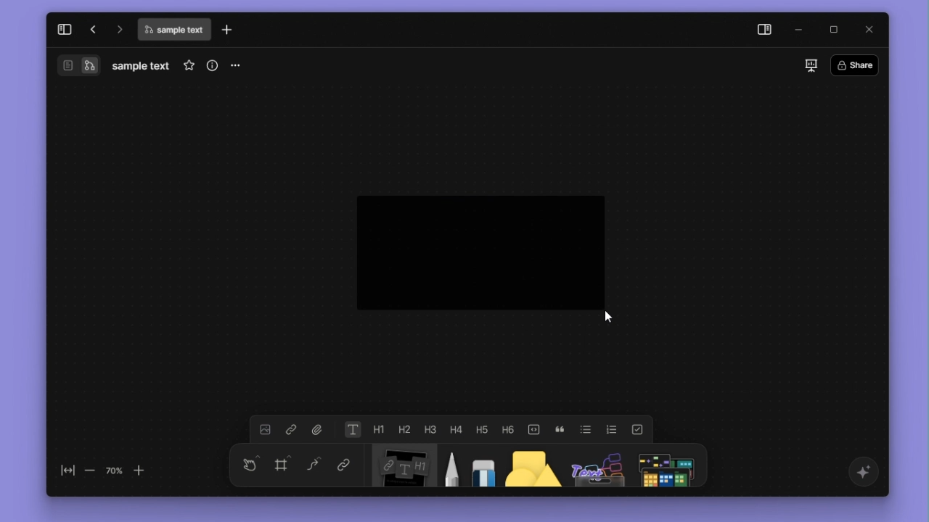 This screenshot has width=929, height=522. I want to click on quote, so click(561, 428).